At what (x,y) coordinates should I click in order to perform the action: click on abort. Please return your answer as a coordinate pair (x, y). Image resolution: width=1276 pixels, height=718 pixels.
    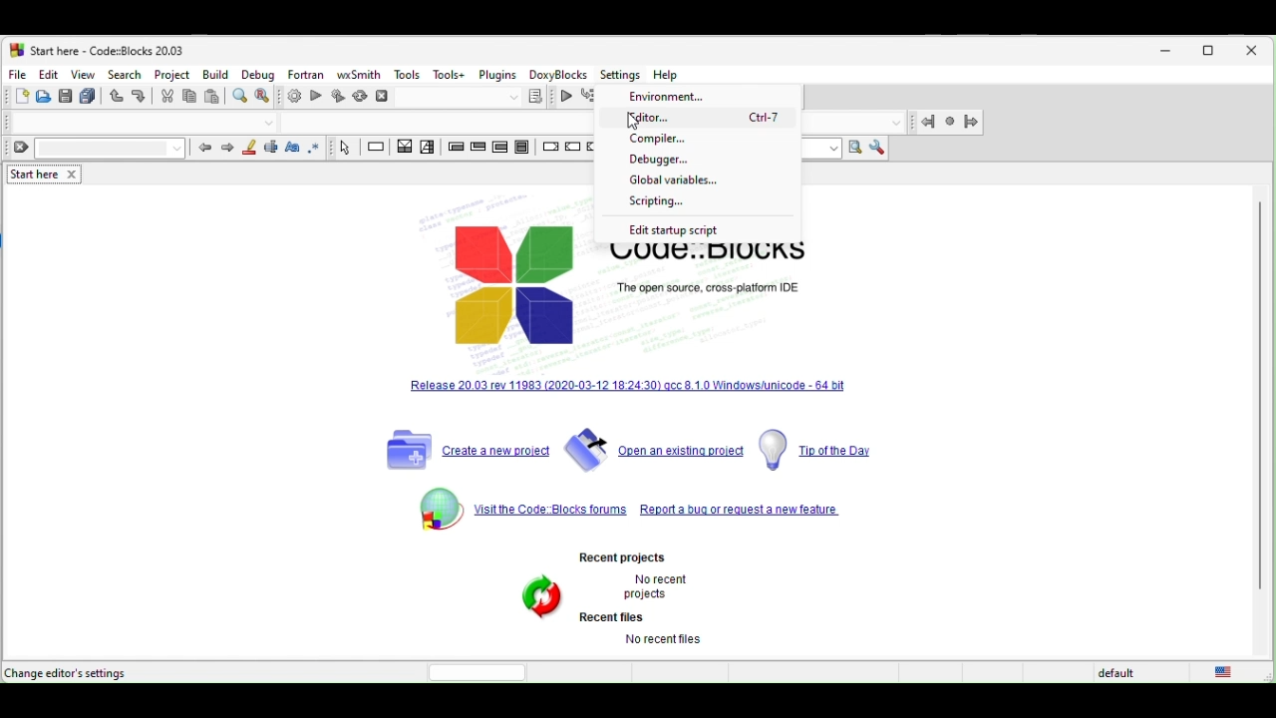
    Looking at the image, I should click on (383, 96).